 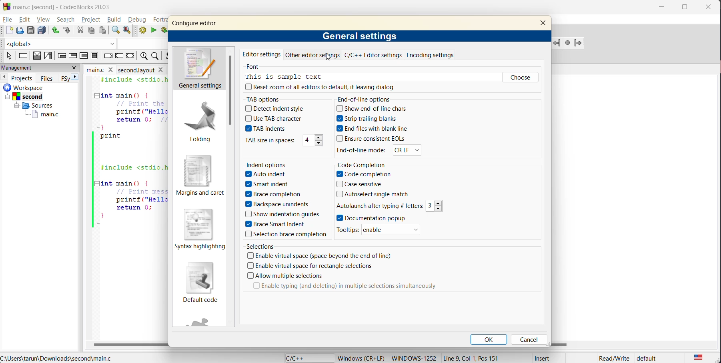 What do you see at coordinates (34, 68) in the screenshot?
I see `management` at bounding box center [34, 68].